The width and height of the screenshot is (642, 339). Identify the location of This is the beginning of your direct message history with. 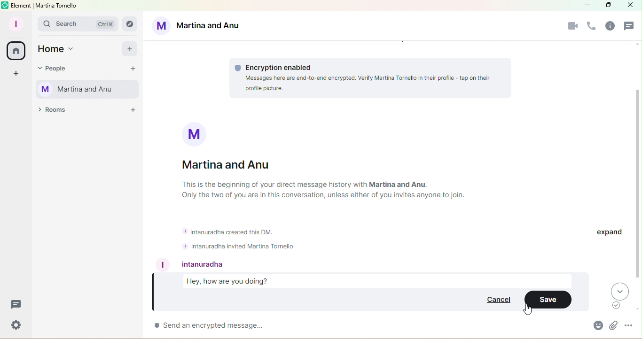
(274, 185).